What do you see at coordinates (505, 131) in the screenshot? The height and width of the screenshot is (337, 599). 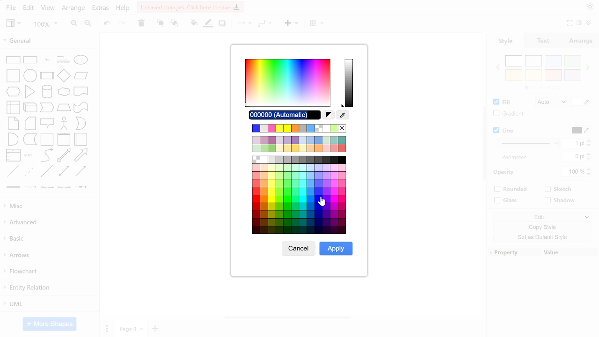 I see `line` at bounding box center [505, 131].